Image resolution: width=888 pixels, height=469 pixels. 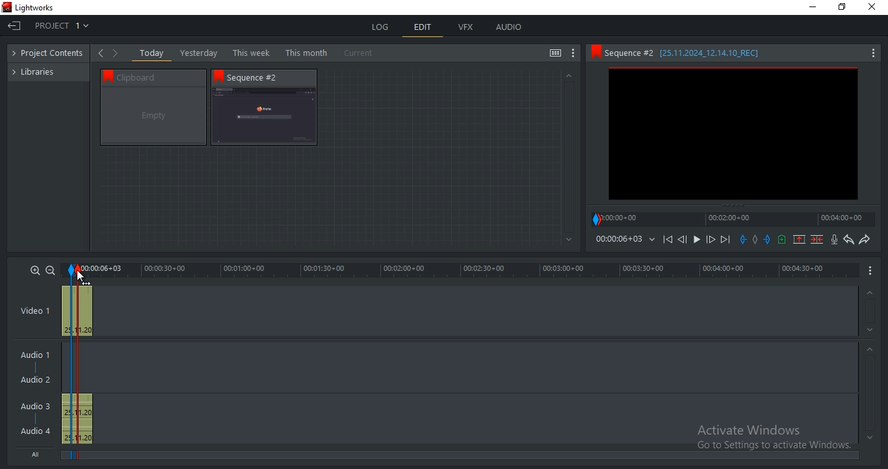 What do you see at coordinates (62, 25) in the screenshot?
I see `project 1: drop down` at bounding box center [62, 25].